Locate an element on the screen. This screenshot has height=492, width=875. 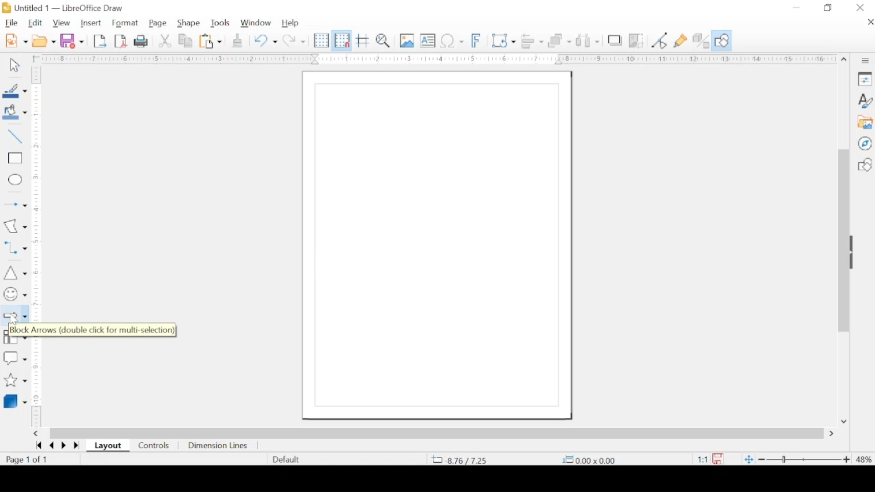
clone formatting is located at coordinates (237, 40).